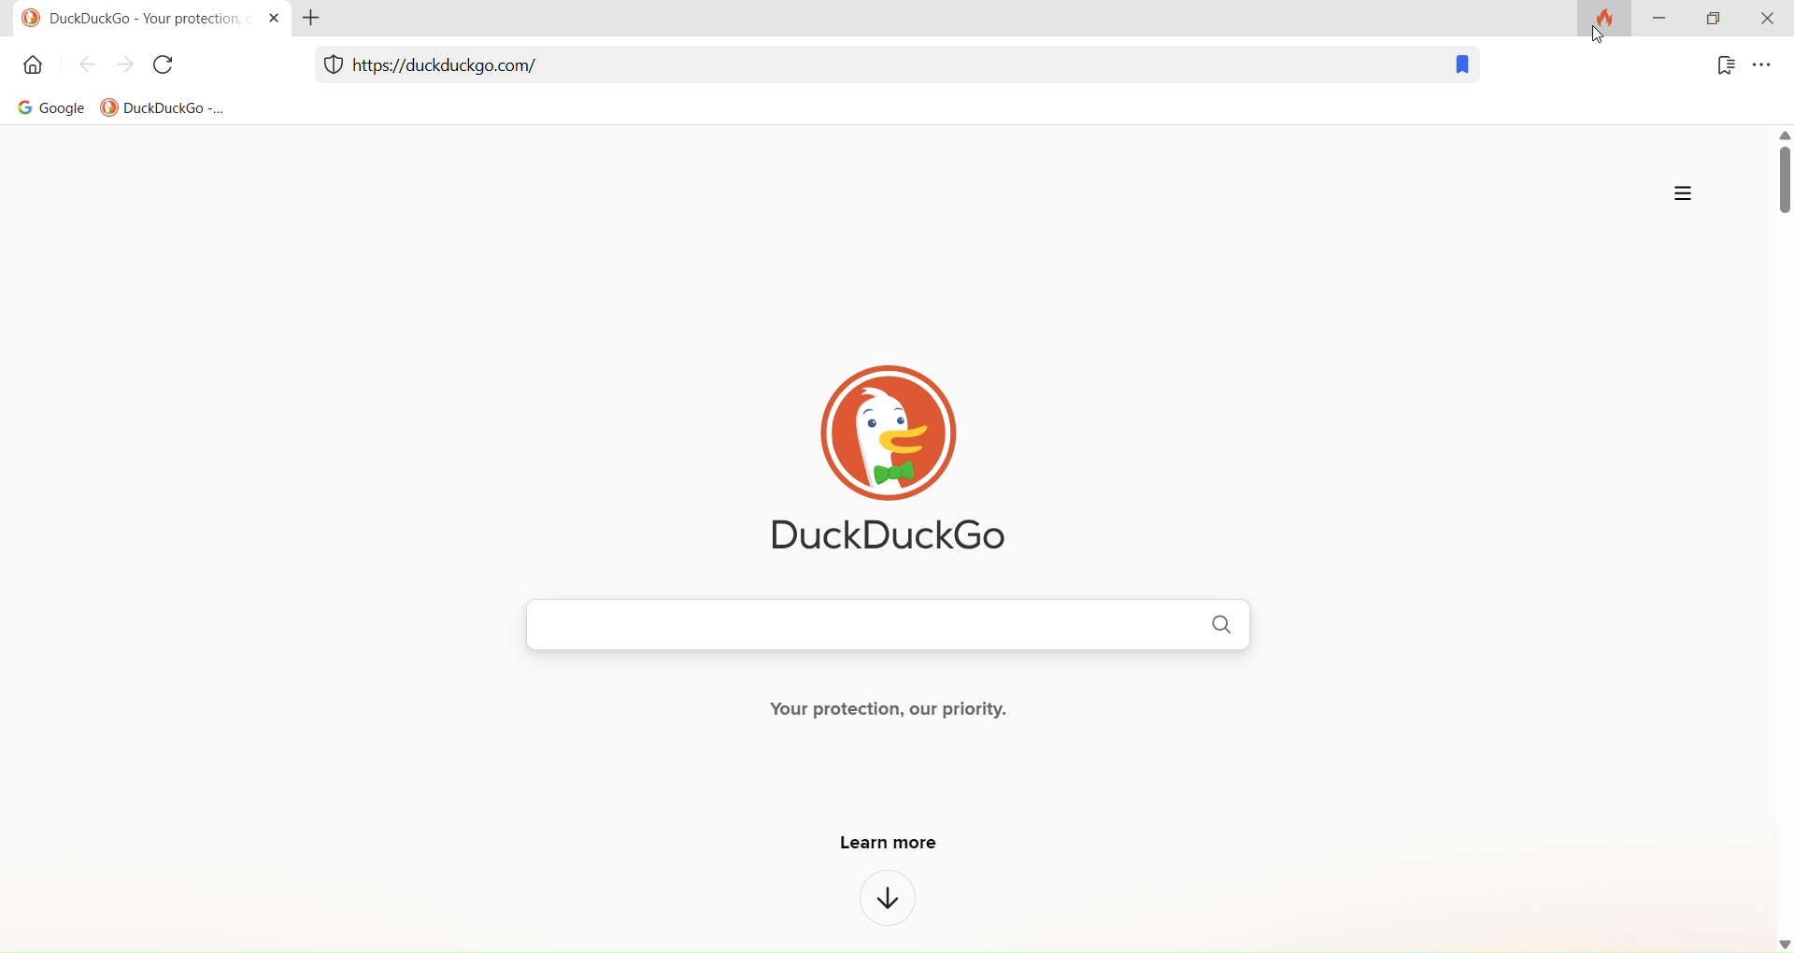 This screenshot has width=1794, height=953. I want to click on minimize, so click(1661, 27).